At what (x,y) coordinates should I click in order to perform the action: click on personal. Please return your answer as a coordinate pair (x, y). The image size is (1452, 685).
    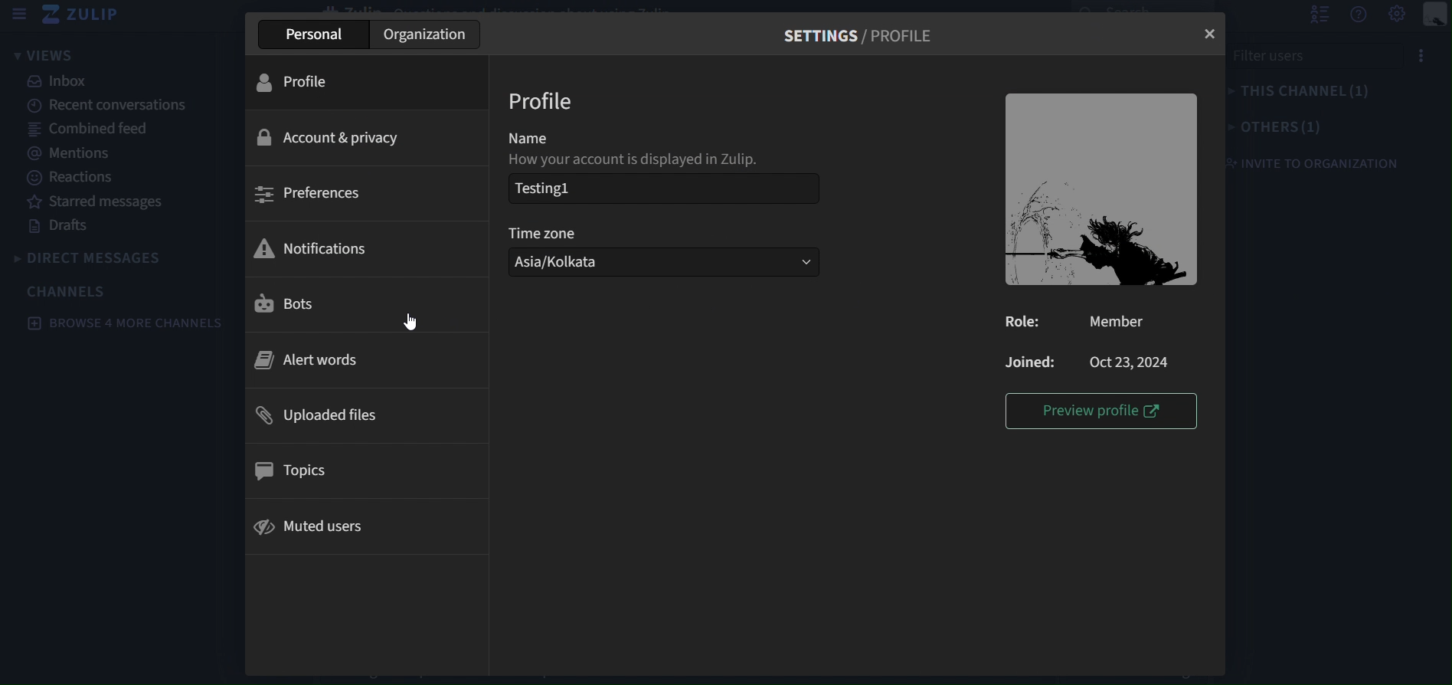
    Looking at the image, I should click on (311, 34).